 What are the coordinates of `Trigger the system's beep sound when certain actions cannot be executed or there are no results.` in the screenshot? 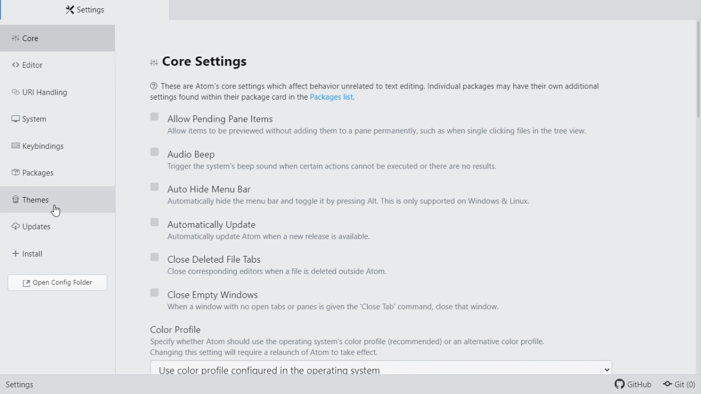 It's located at (329, 166).